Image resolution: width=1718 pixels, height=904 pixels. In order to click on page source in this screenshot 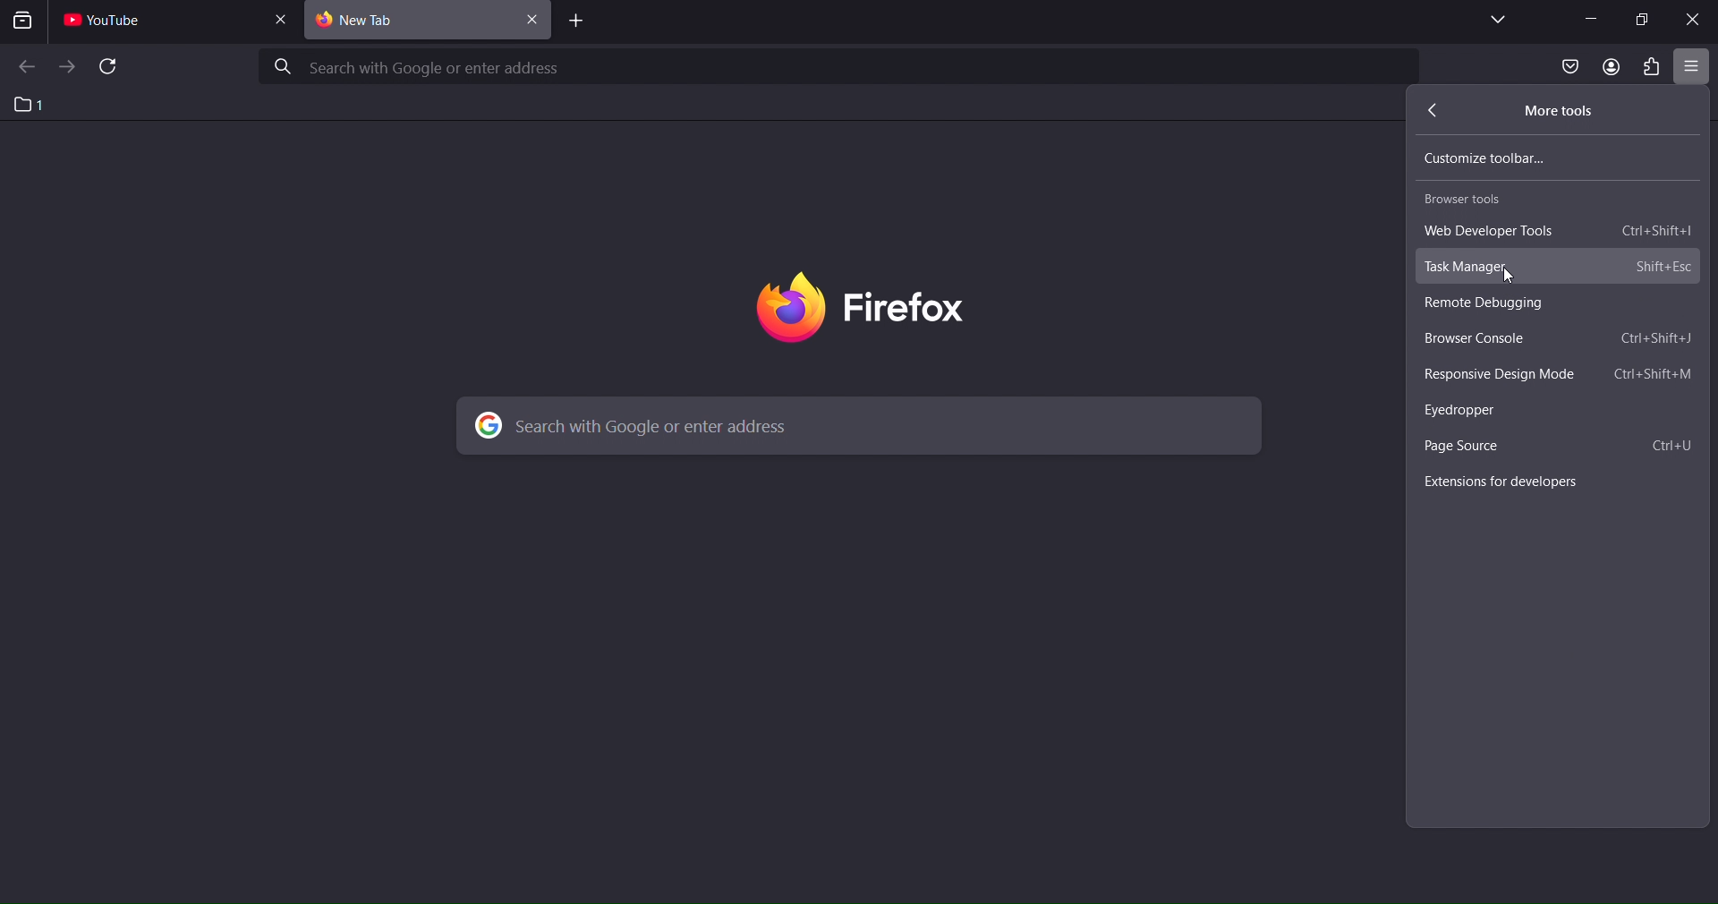, I will do `click(1464, 447)`.